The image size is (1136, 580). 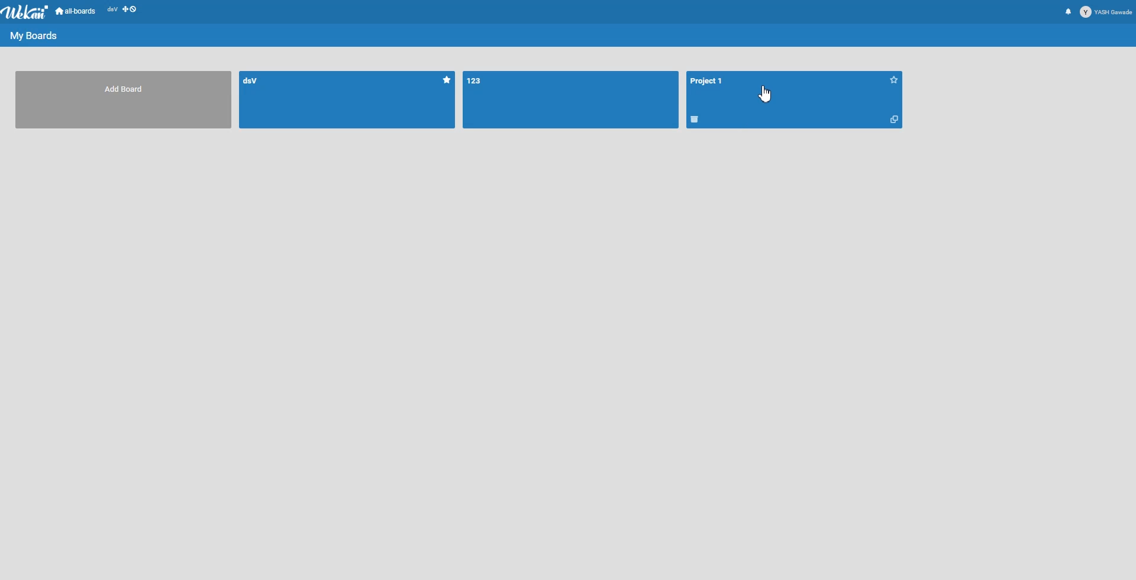 I want to click on Add Board, so click(x=128, y=90).